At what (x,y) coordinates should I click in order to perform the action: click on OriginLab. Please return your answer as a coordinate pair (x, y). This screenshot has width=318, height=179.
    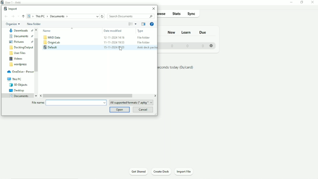
    Looking at the image, I should click on (52, 42).